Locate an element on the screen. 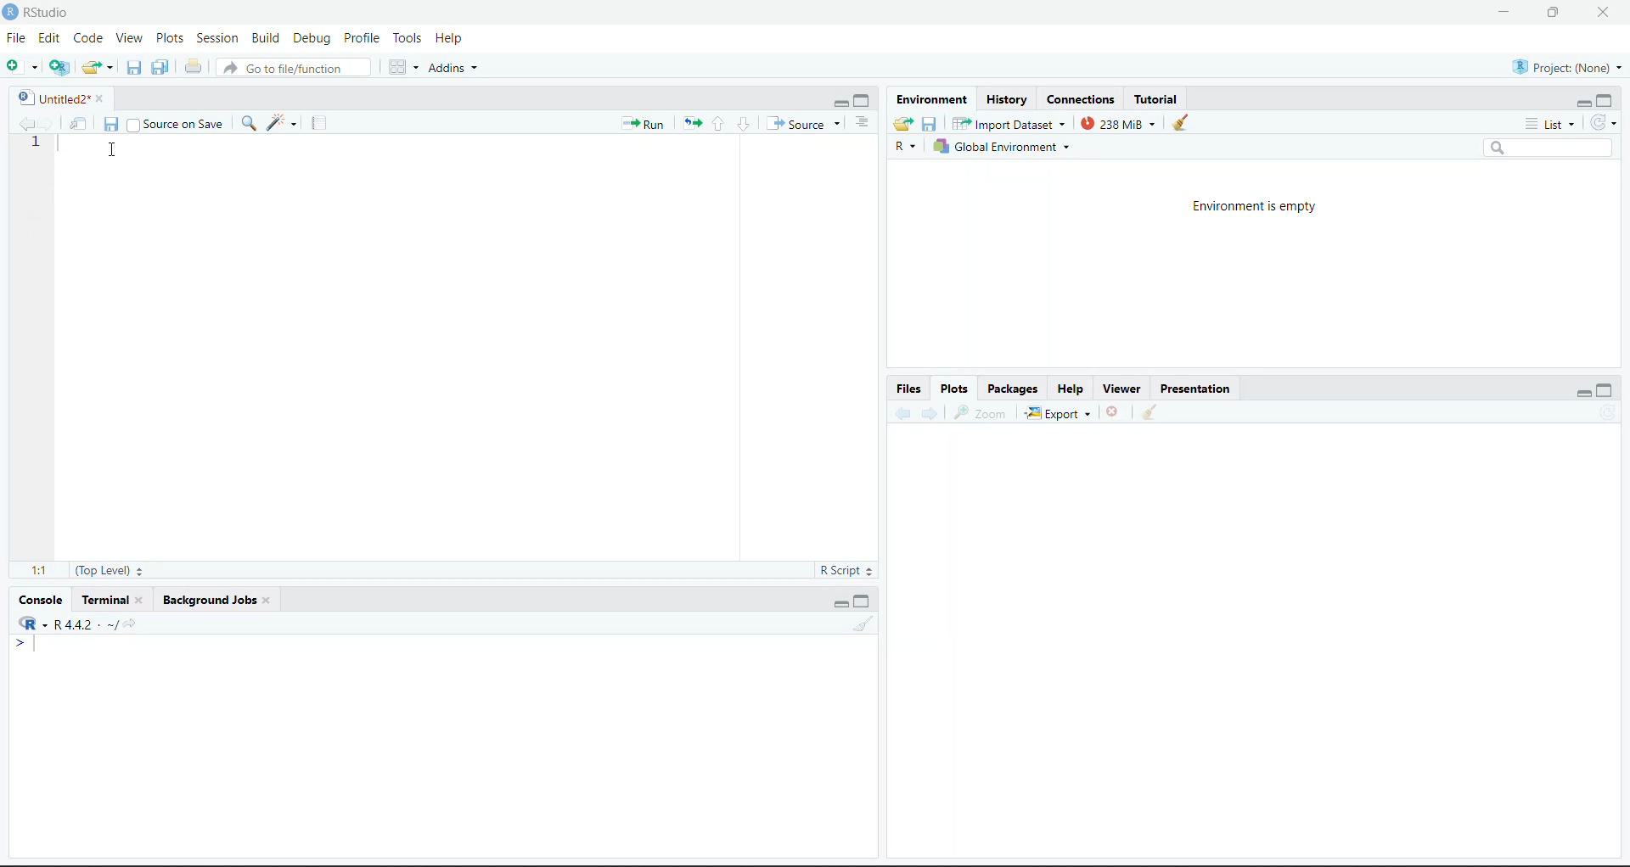  minimize is located at coordinates (1582, 105).